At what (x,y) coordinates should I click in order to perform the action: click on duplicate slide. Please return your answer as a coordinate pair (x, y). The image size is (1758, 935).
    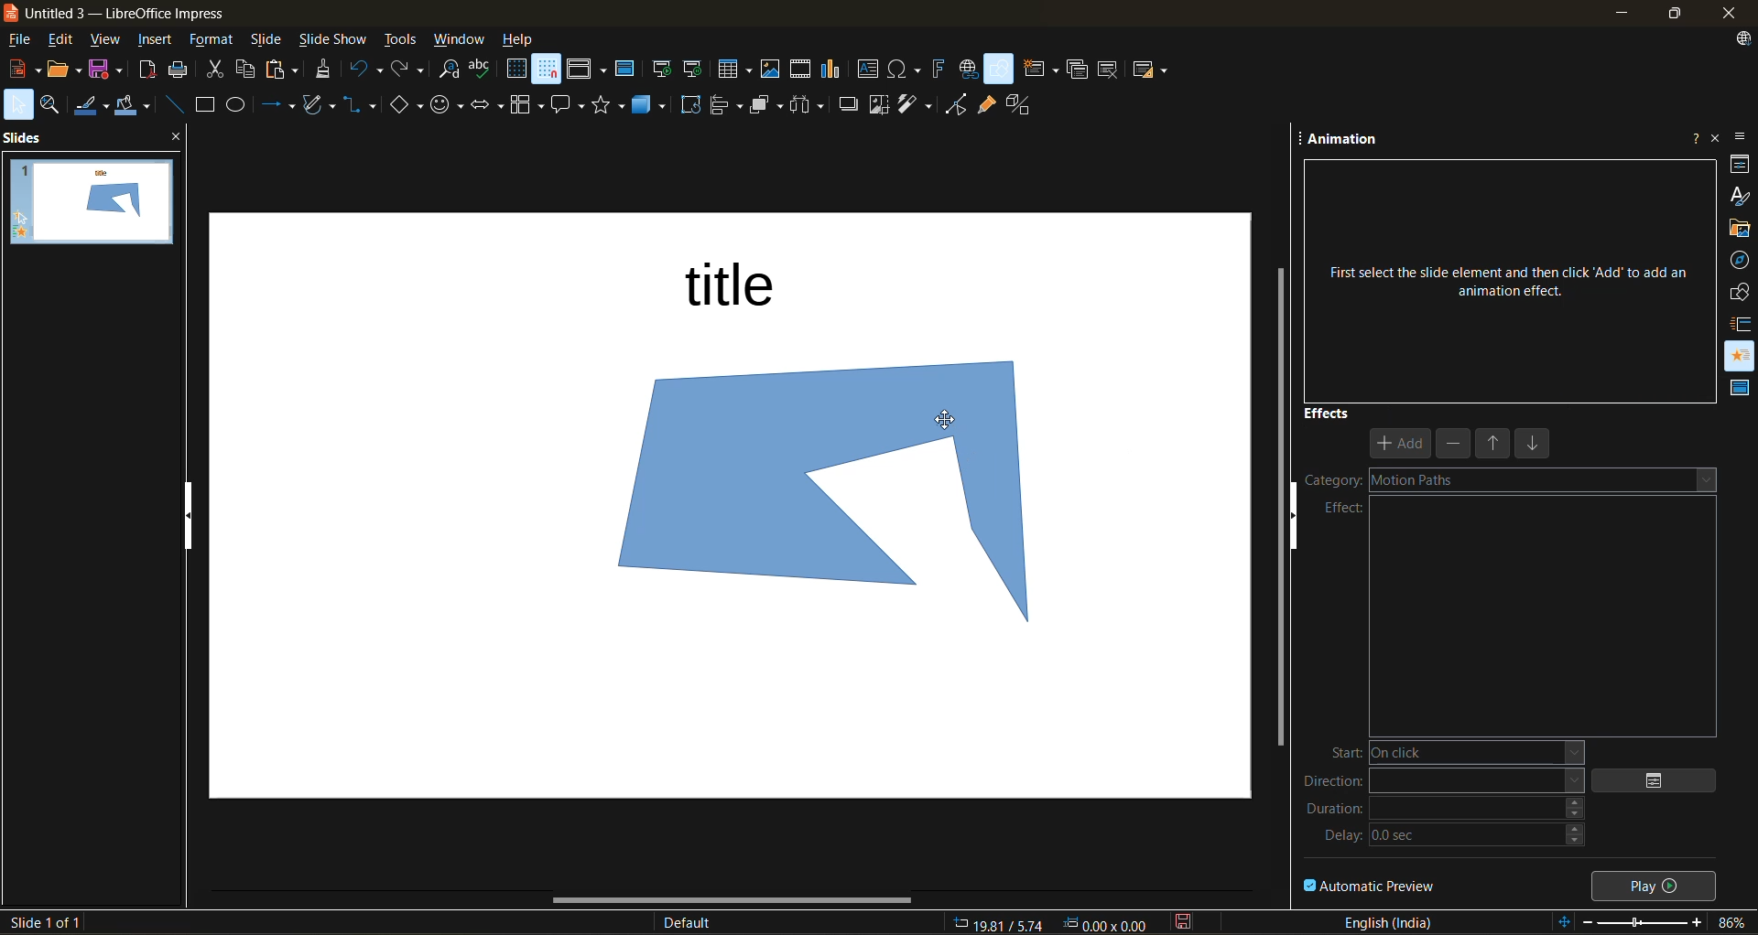
    Looking at the image, I should click on (1078, 70).